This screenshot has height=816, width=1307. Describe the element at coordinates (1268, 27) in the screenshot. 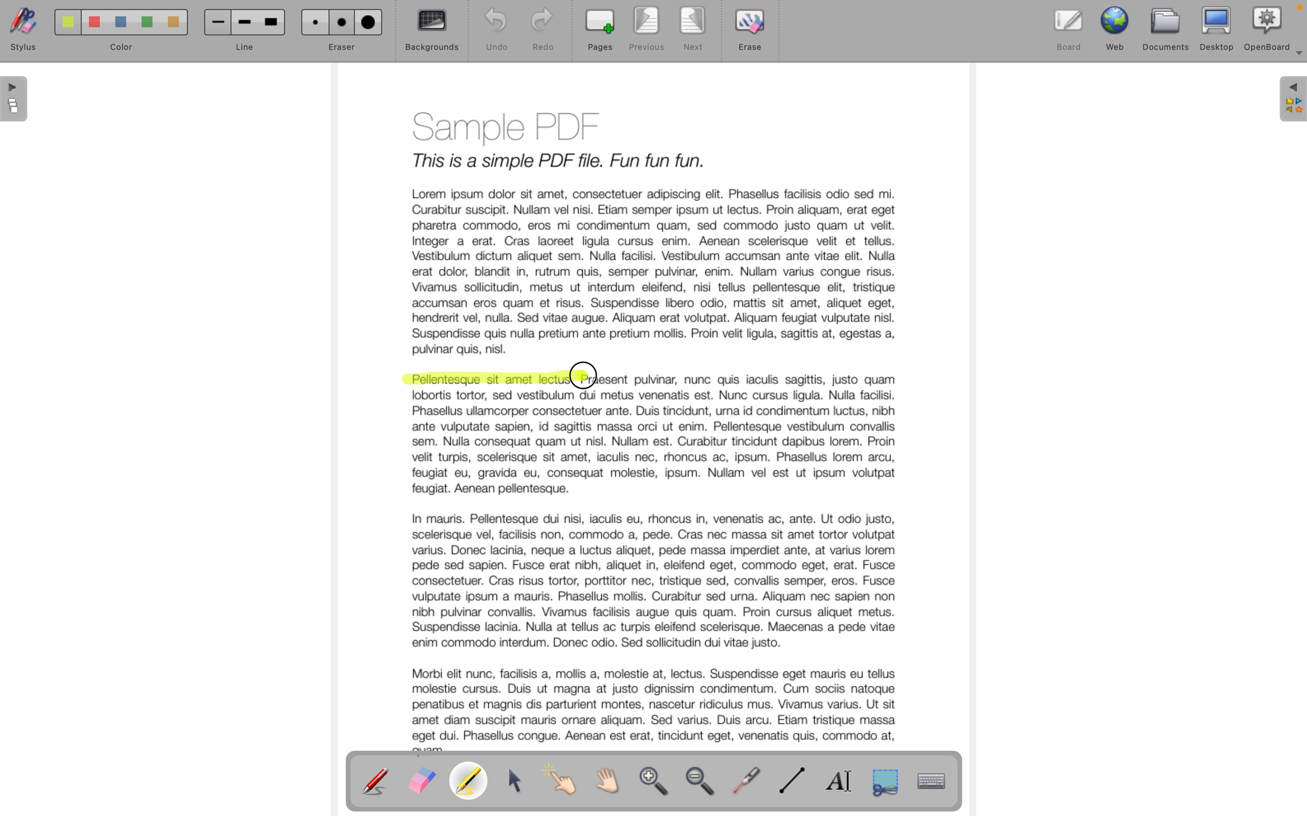

I see `openboard` at that location.